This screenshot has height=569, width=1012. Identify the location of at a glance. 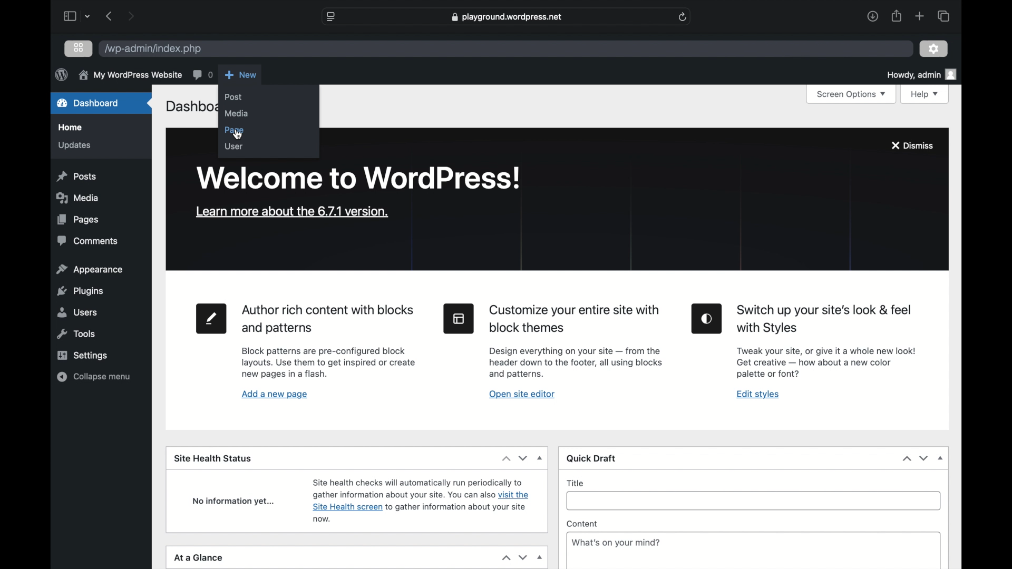
(199, 558).